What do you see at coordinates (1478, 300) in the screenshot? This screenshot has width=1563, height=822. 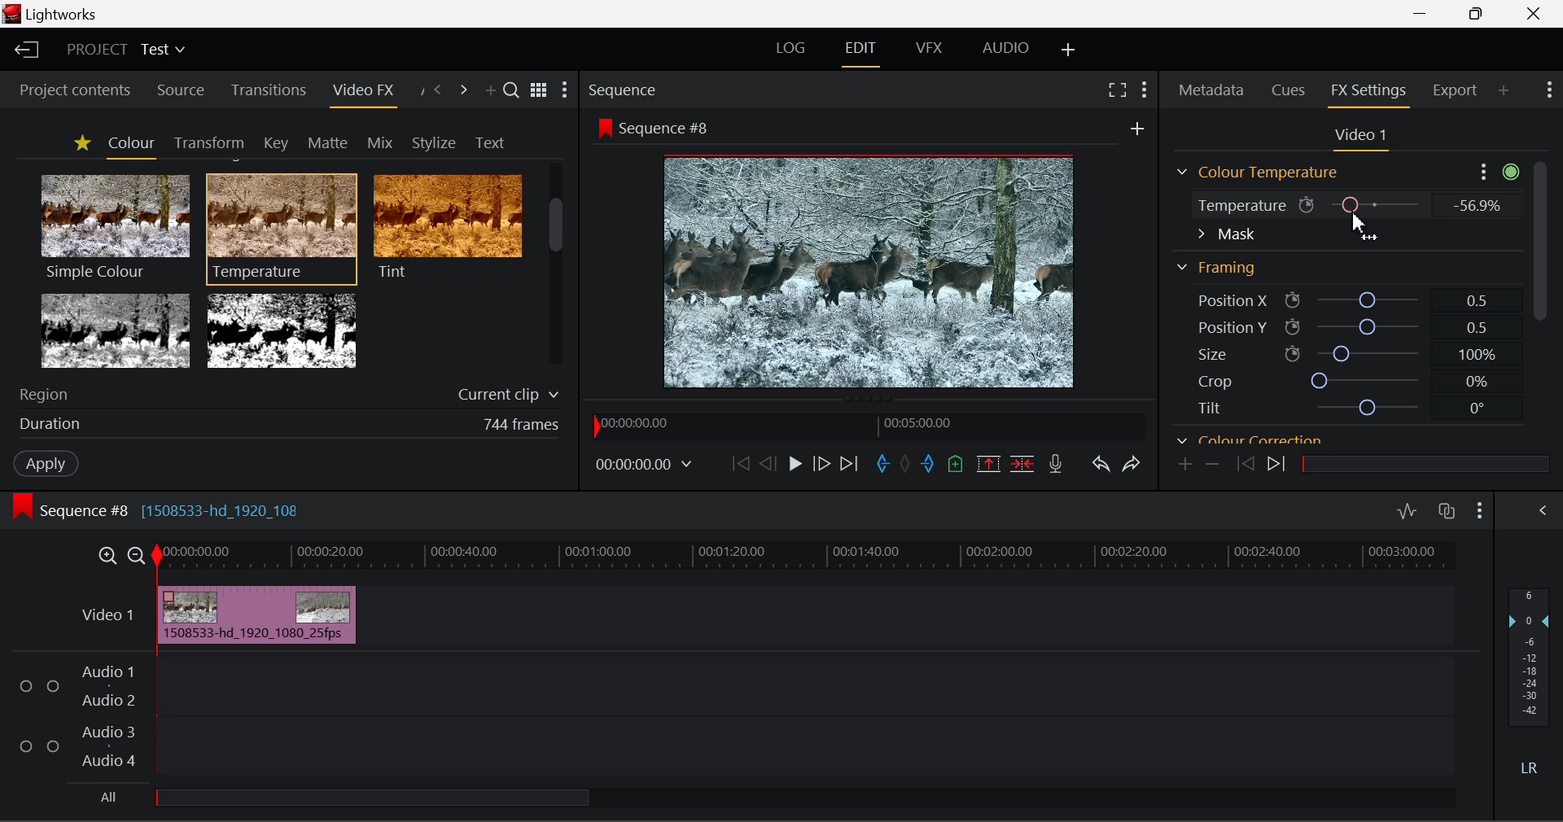 I see `0.5` at bounding box center [1478, 300].